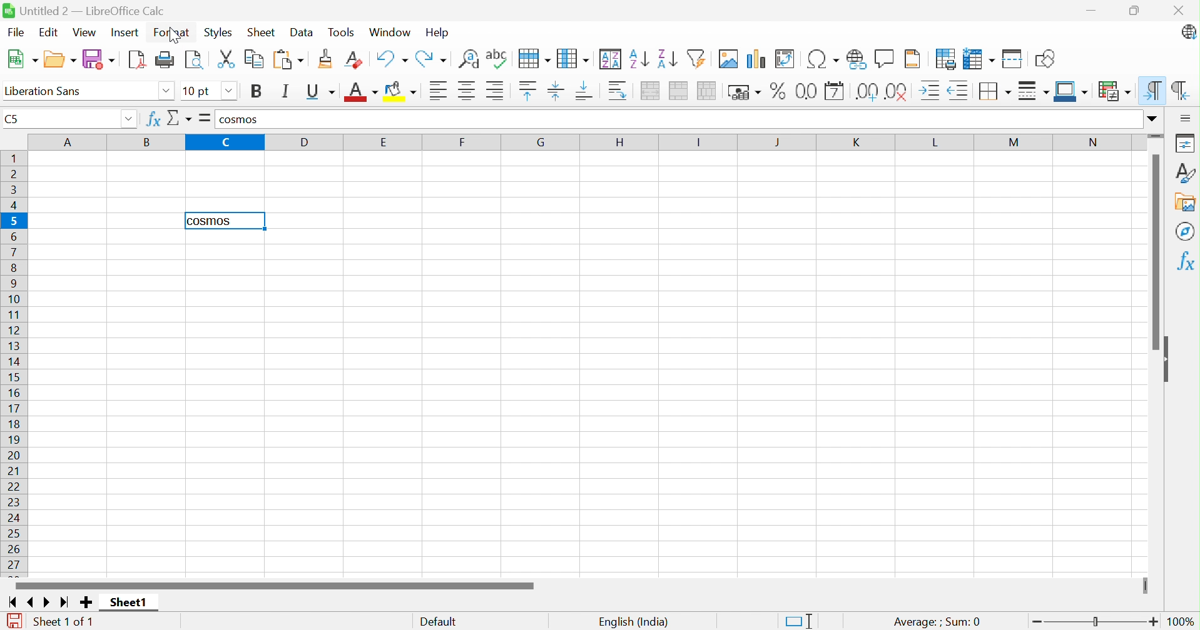  What do you see at coordinates (1180, 11) in the screenshot?
I see `Close` at bounding box center [1180, 11].